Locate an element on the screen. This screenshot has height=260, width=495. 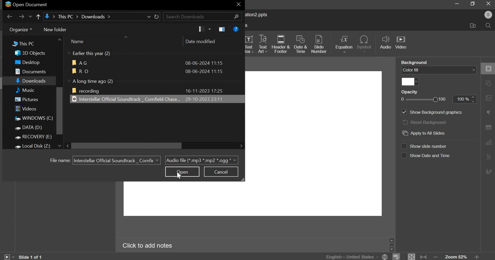
file name is located at coordinates (117, 160).